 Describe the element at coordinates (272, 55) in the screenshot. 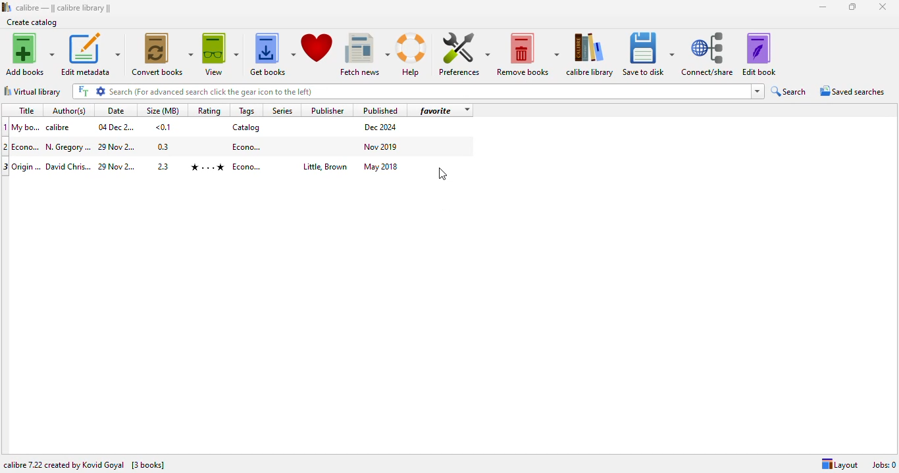

I see `get books` at that location.